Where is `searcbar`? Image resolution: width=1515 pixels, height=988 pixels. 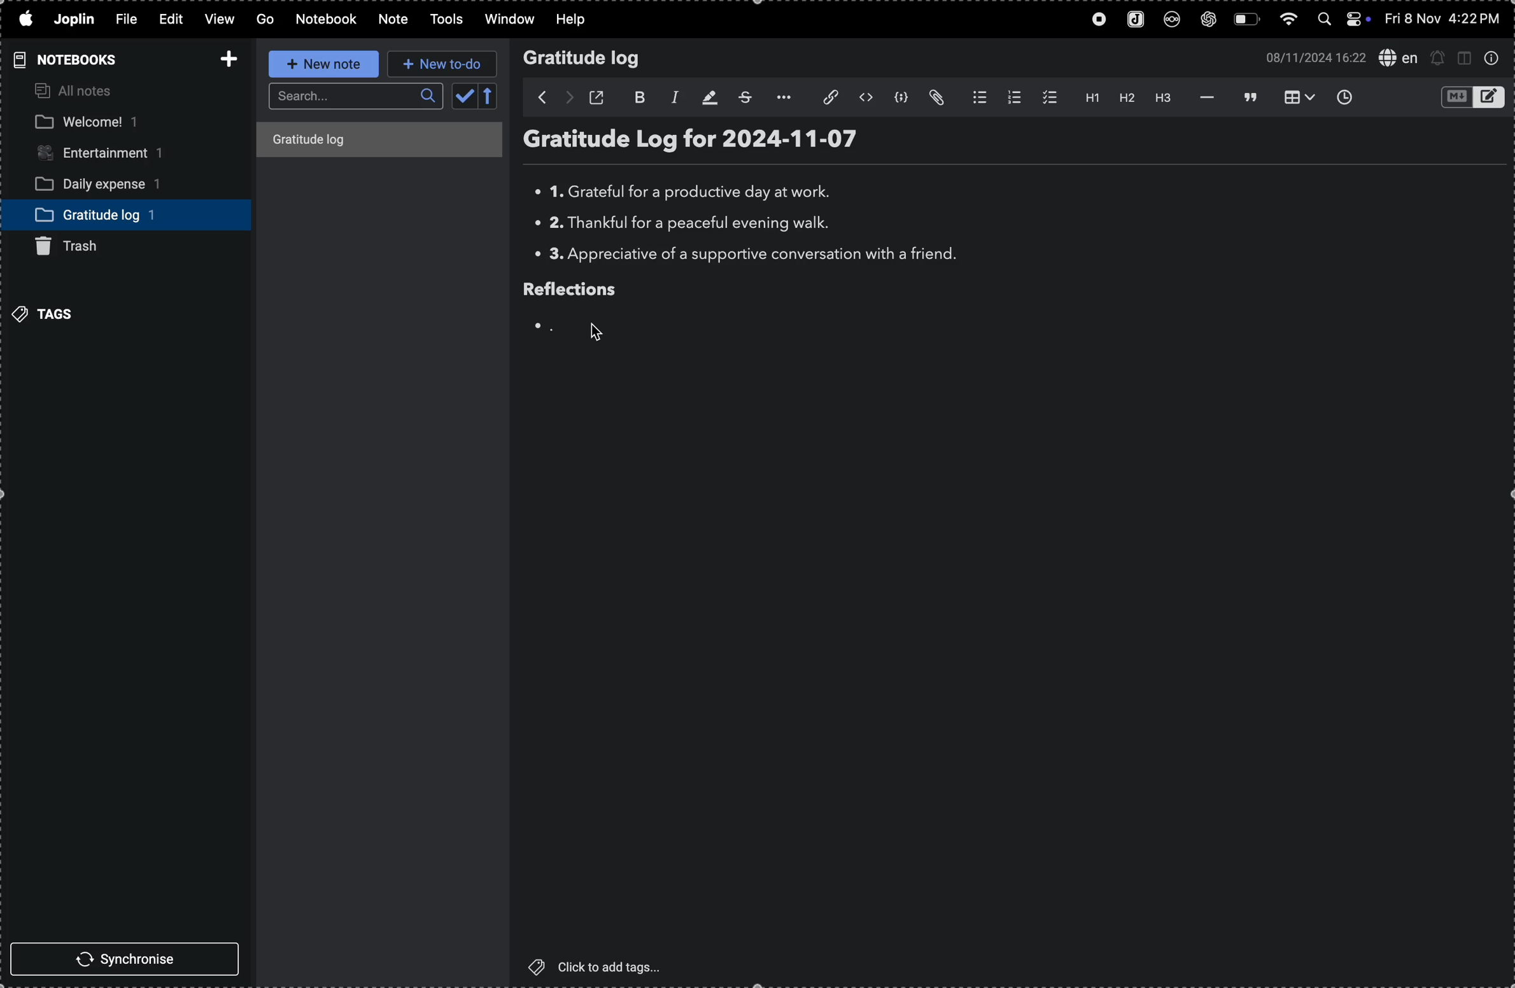
searcbar is located at coordinates (356, 95).